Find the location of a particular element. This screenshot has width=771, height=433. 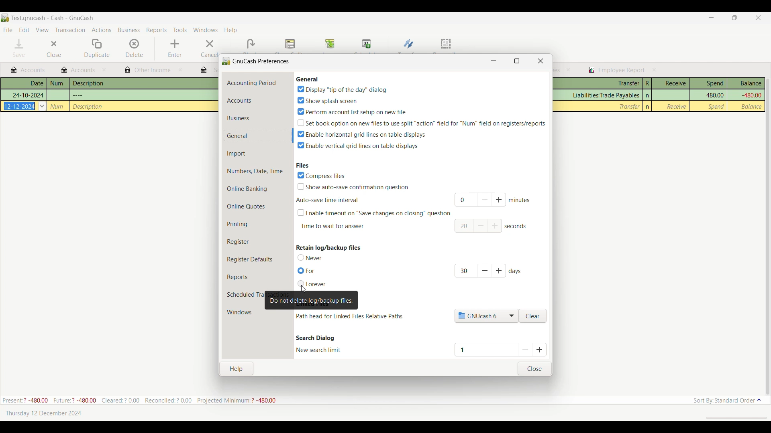

Cancel is located at coordinates (208, 48).